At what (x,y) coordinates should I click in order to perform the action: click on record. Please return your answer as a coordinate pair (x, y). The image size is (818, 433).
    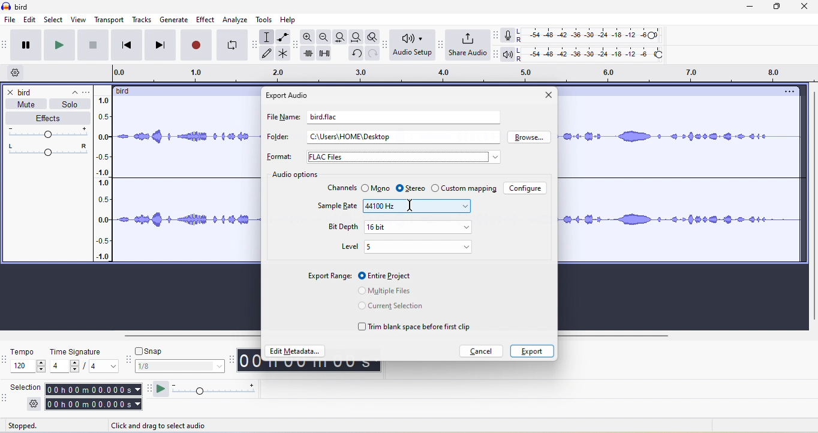
    Looking at the image, I should click on (195, 45).